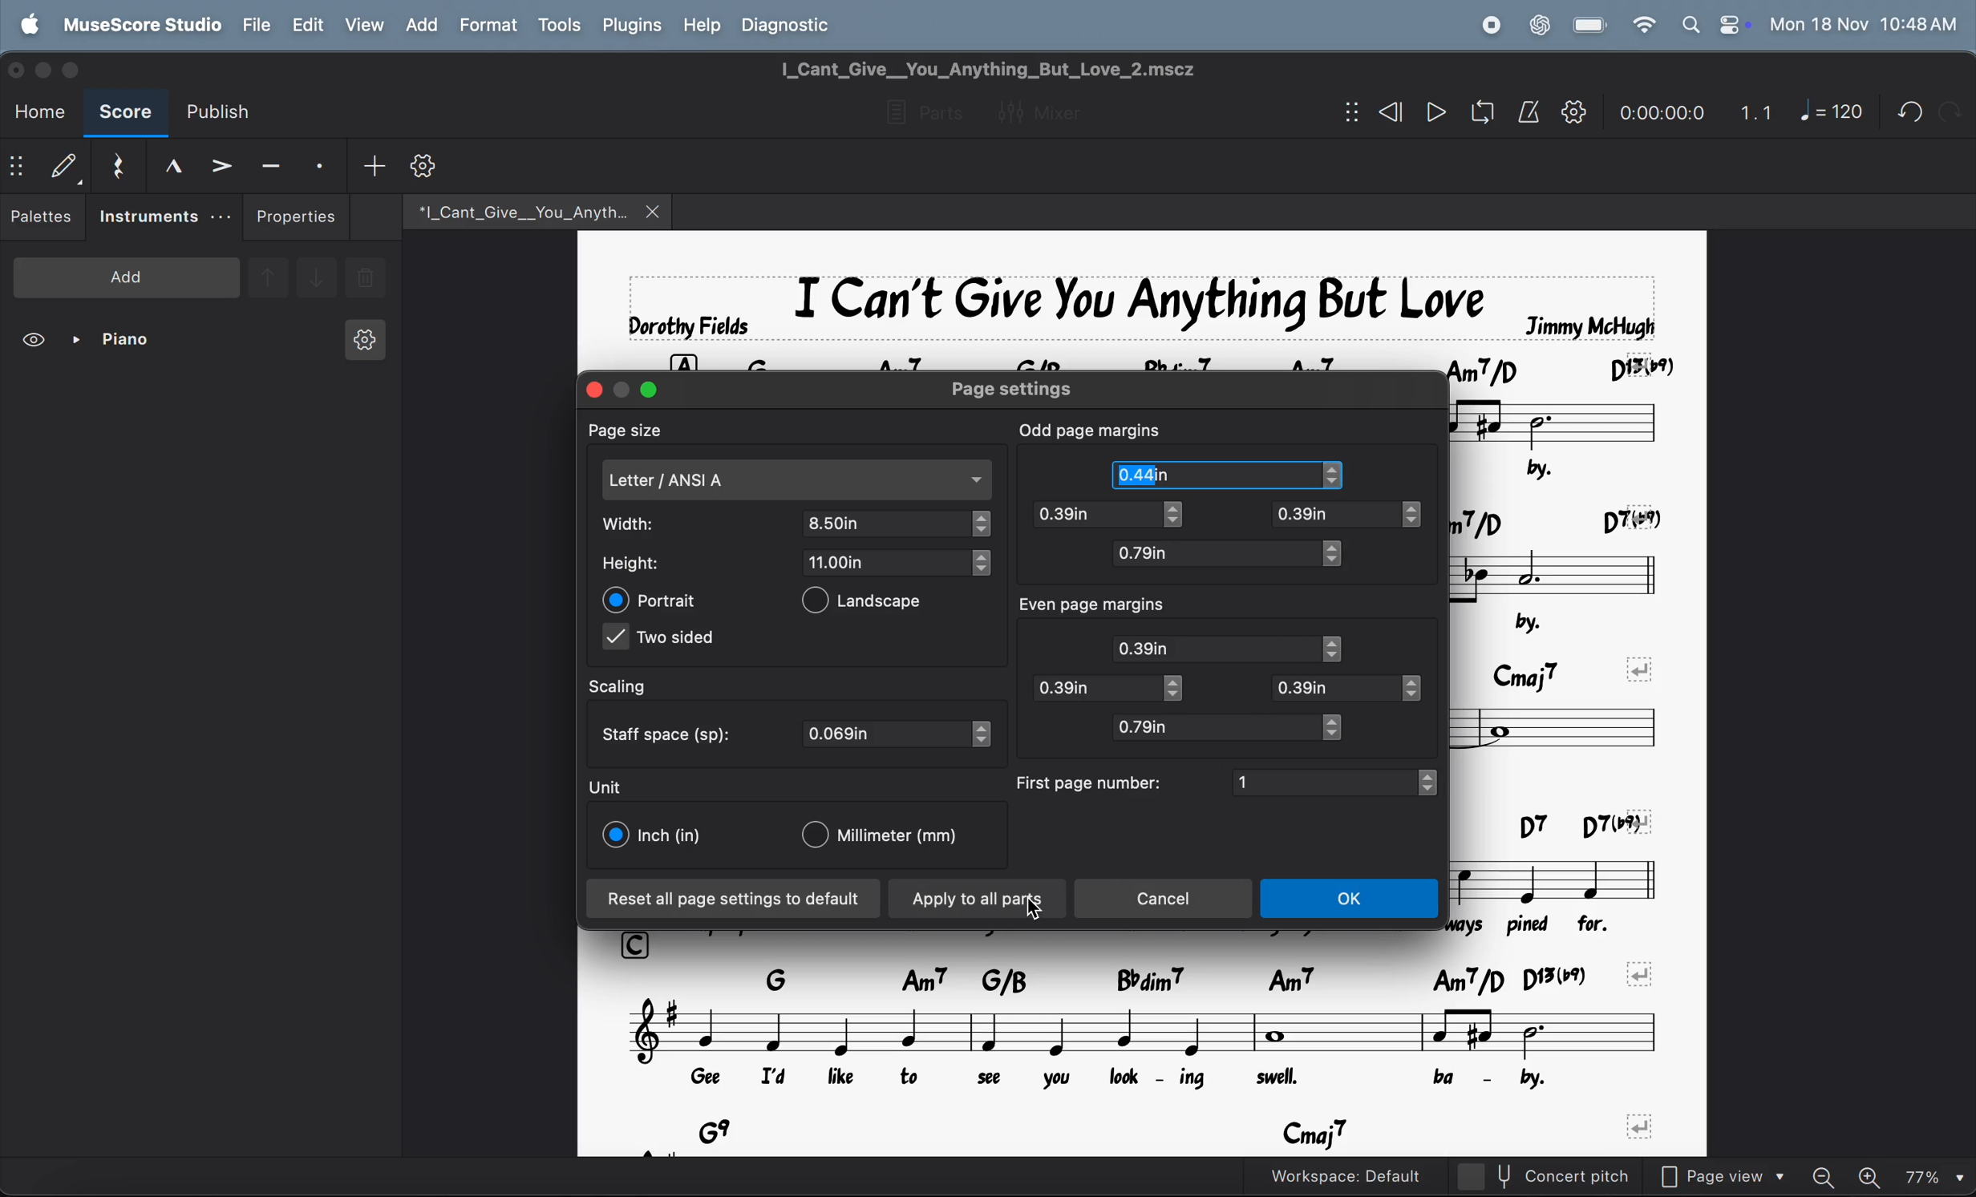 The width and height of the screenshot is (1976, 1197). What do you see at coordinates (306, 25) in the screenshot?
I see `edit ` at bounding box center [306, 25].